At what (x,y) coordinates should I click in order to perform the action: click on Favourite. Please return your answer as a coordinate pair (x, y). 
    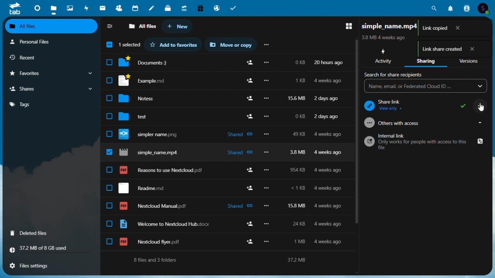
    Looking at the image, I should click on (51, 73).